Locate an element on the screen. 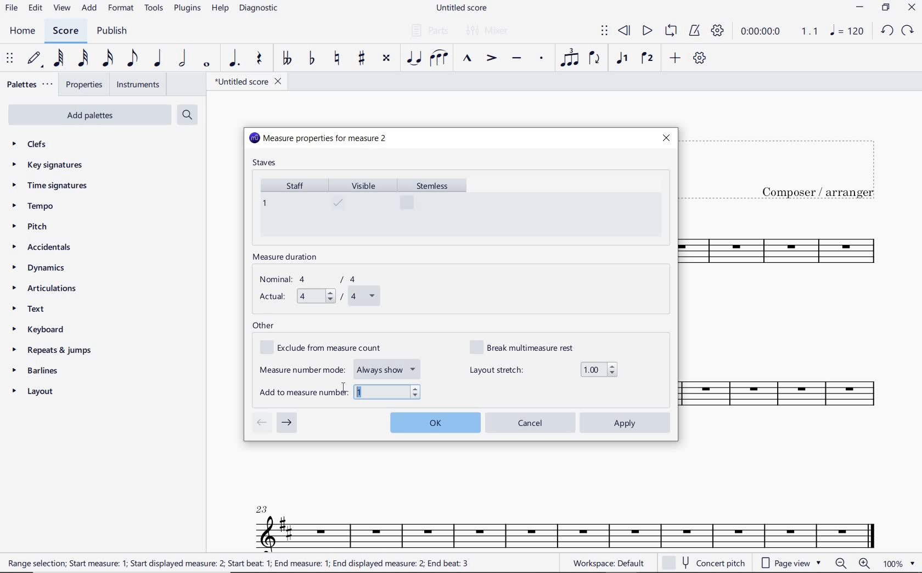 This screenshot has height=573, width=922. KEY SIGNATURES is located at coordinates (50, 165).